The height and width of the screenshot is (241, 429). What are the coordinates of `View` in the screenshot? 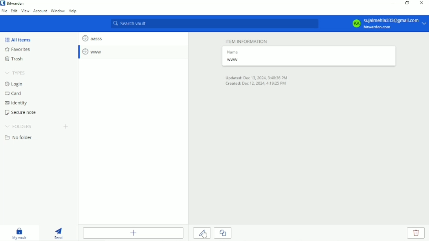 It's located at (26, 11).